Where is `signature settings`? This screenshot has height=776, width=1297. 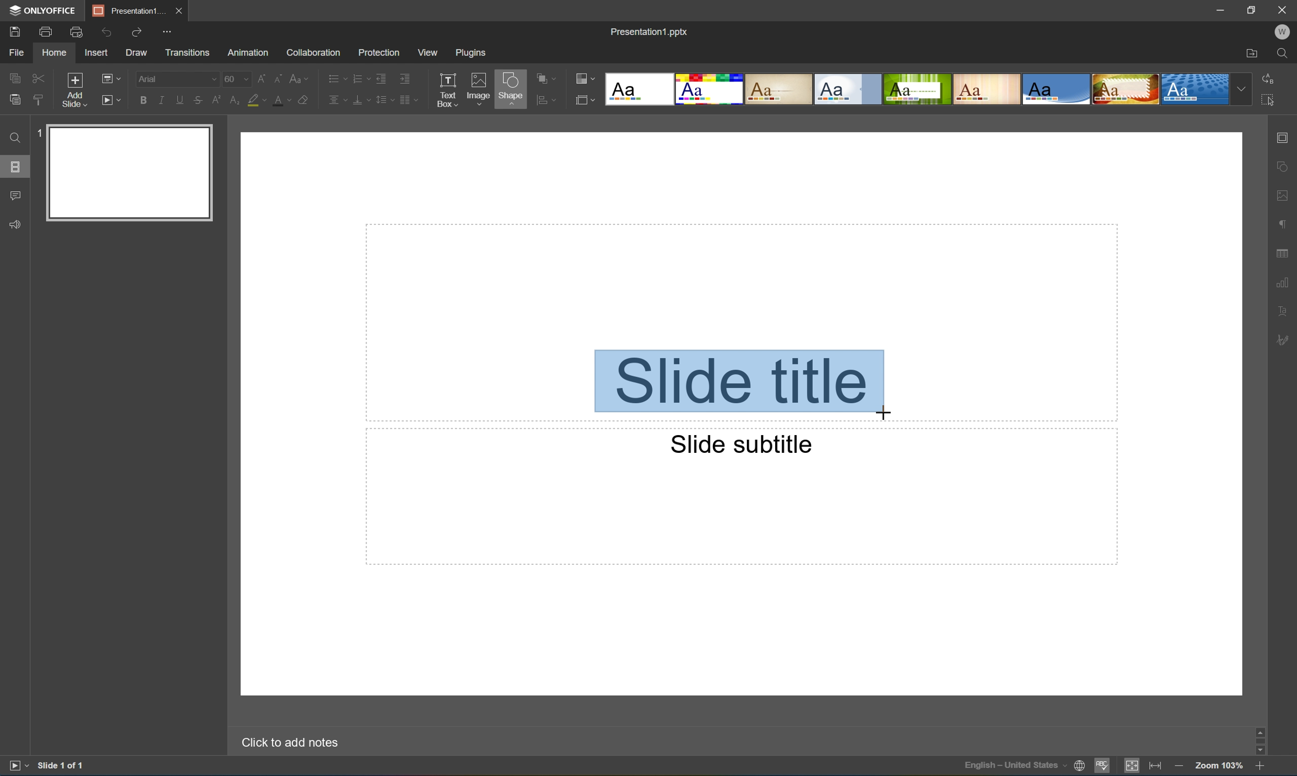 signature settings is located at coordinates (1284, 340).